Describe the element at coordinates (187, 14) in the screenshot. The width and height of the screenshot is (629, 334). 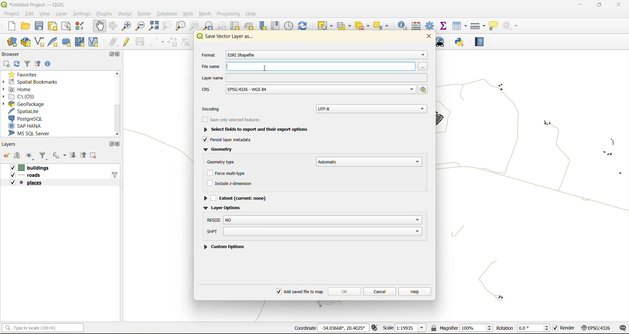
I see `web` at that location.